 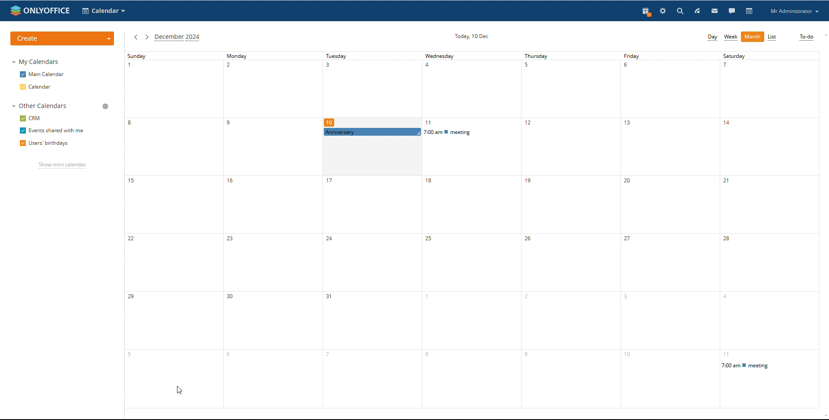 What do you see at coordinates (372, 89) in the screenshot?
I see `tuesday` at bounding box center [372, 89].